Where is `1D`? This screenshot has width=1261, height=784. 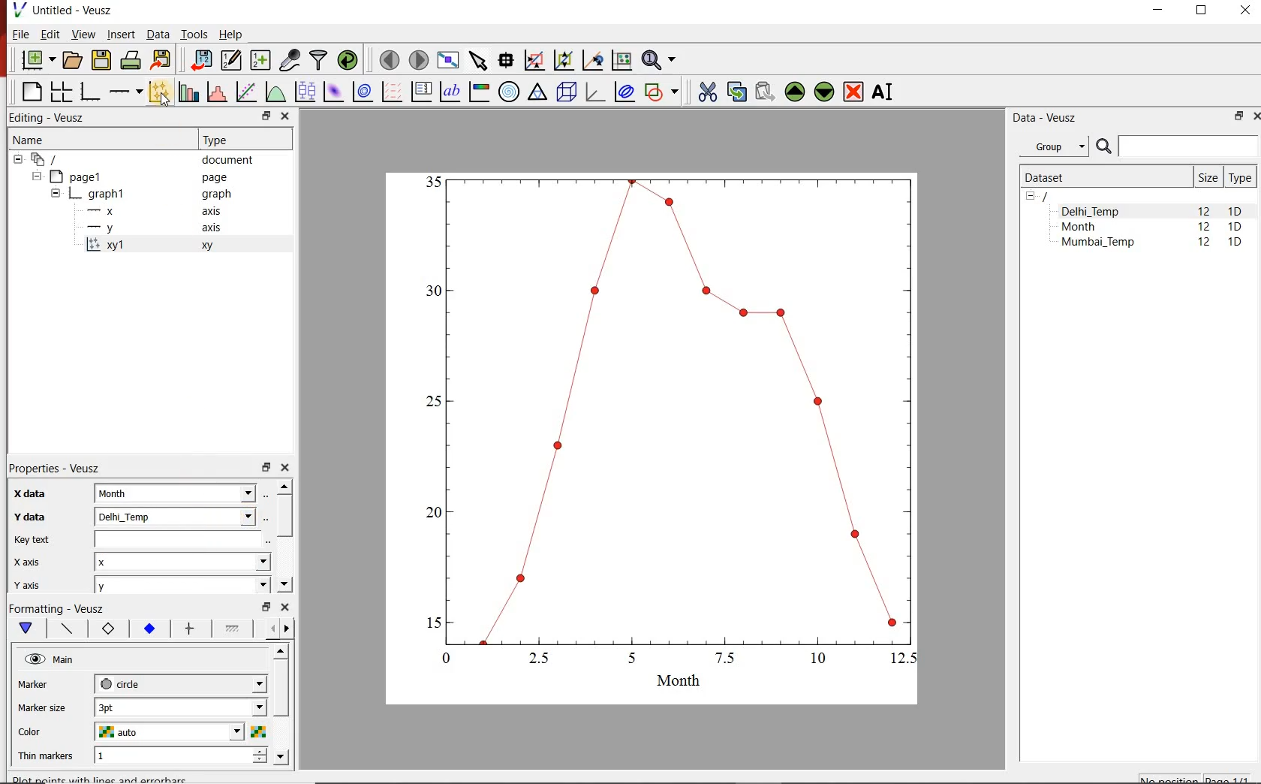 1D is located at coordinates (1235, 243).